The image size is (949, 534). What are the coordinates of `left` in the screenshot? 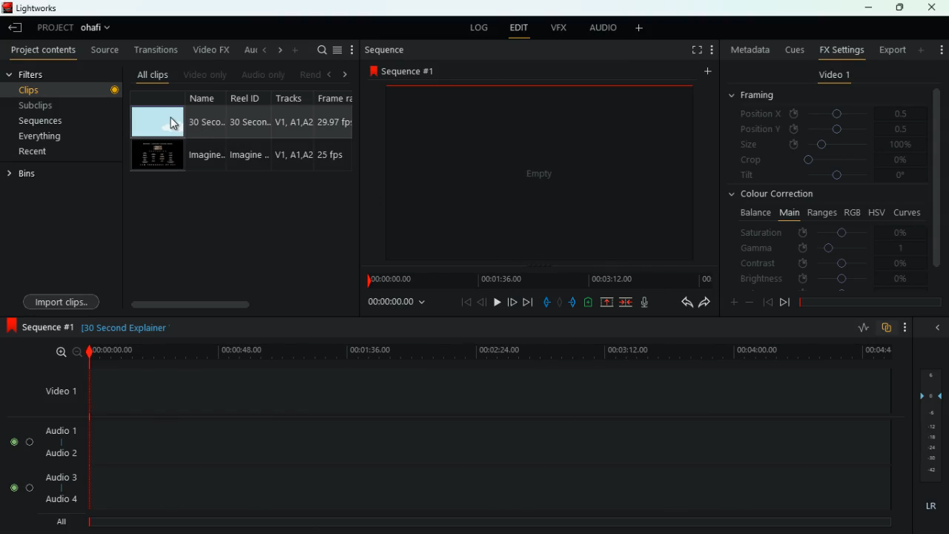 It's located at (332, 74).